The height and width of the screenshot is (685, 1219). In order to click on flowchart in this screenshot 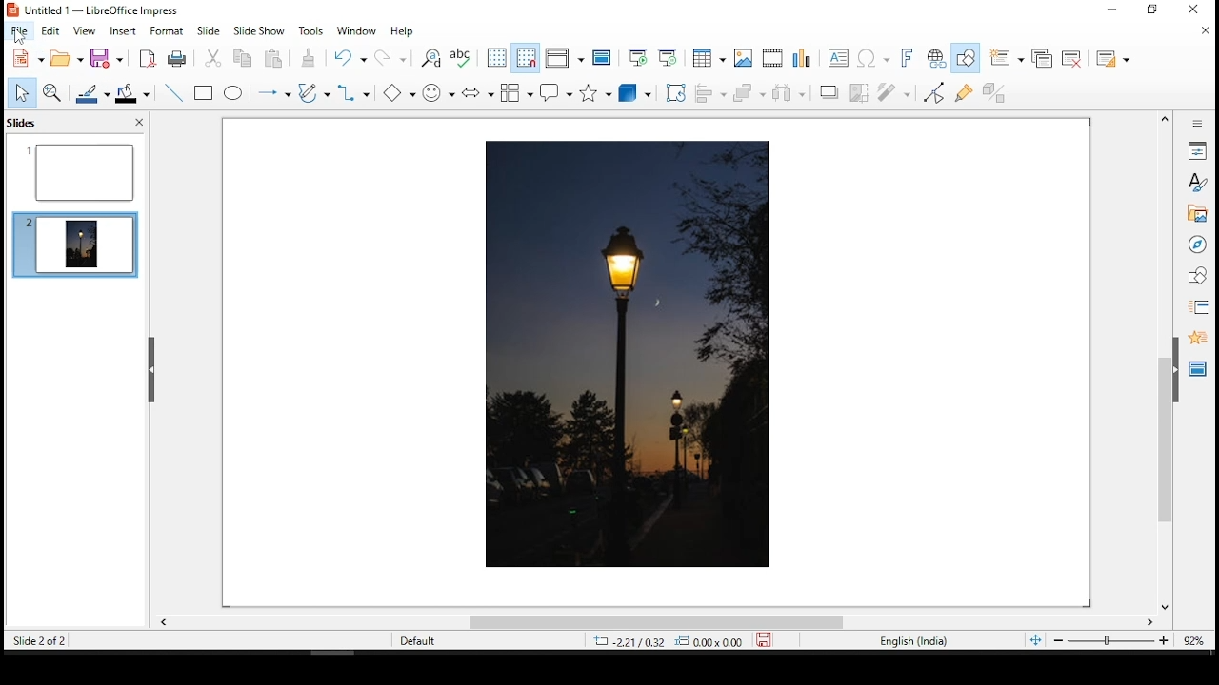, I will do `click(517, 92)`.